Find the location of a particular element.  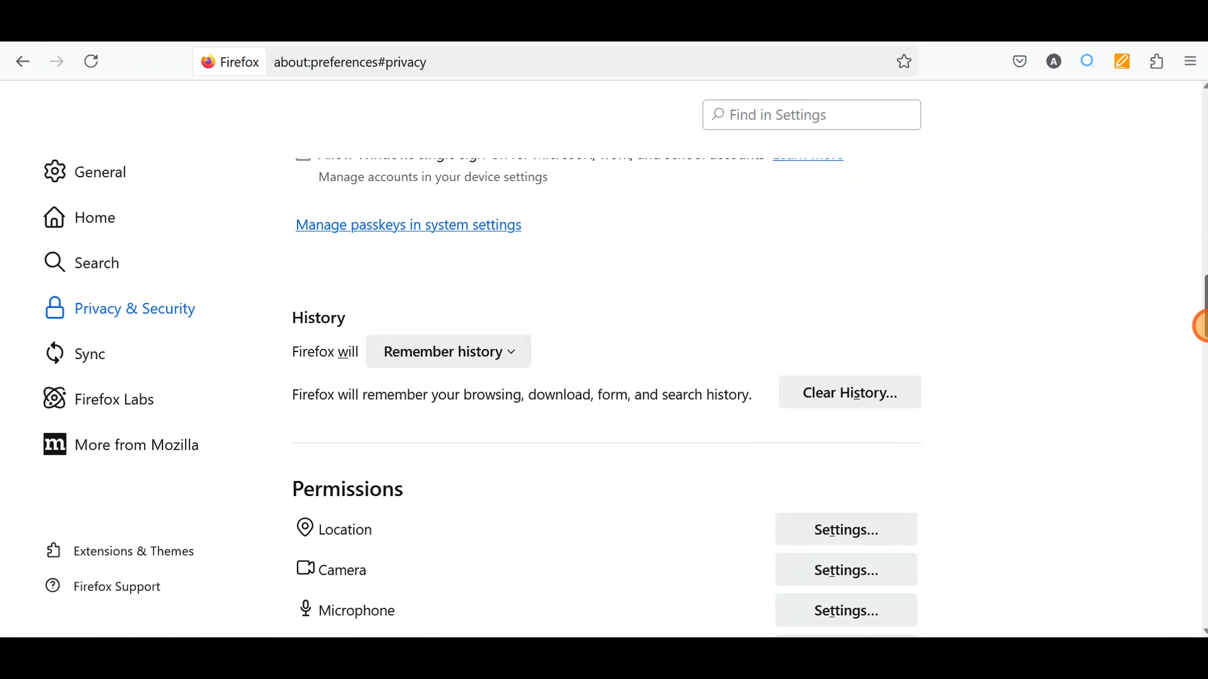

Remember history is located at coordinates (447, 353).